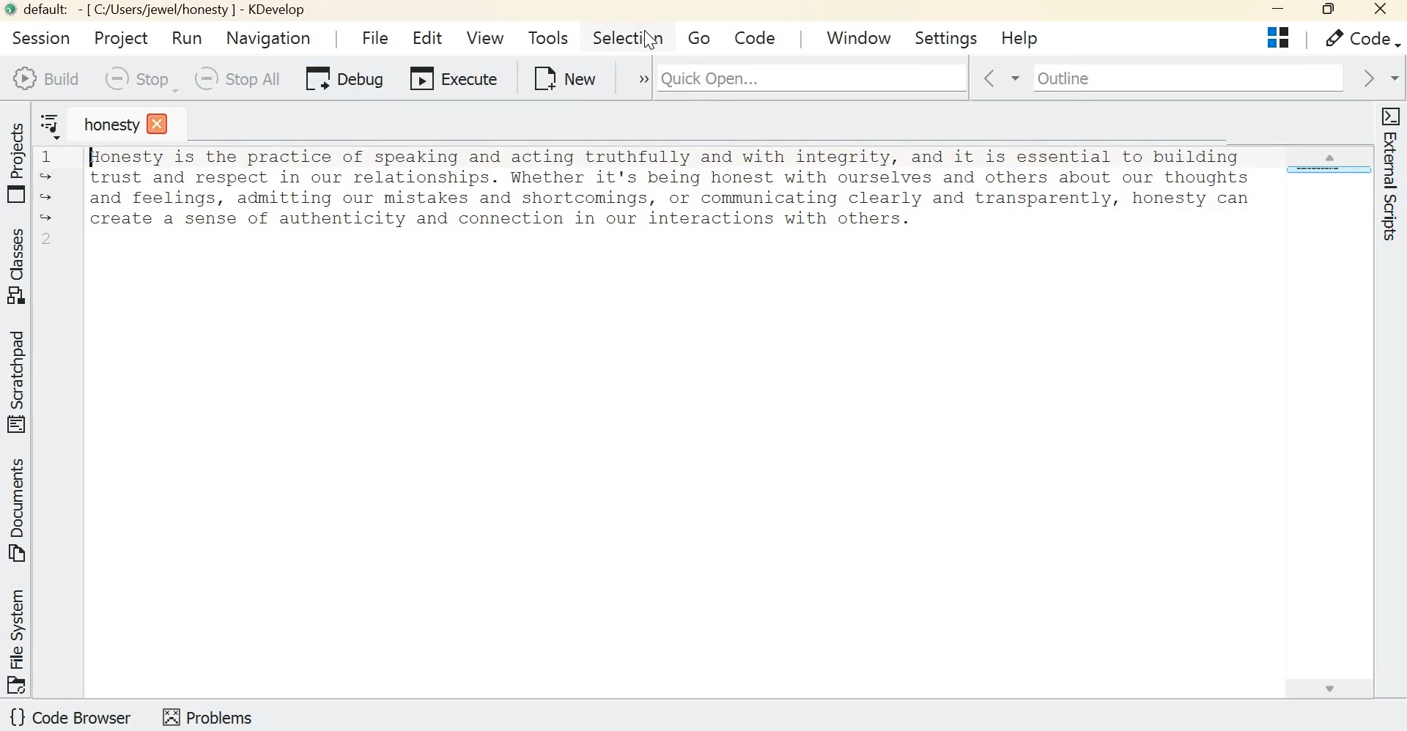 The image size is (1407, 731). Describe the element at coordinates (138, 79) in the screenshot. I see `Menu allowing to Stop all individual jobs` at that location.